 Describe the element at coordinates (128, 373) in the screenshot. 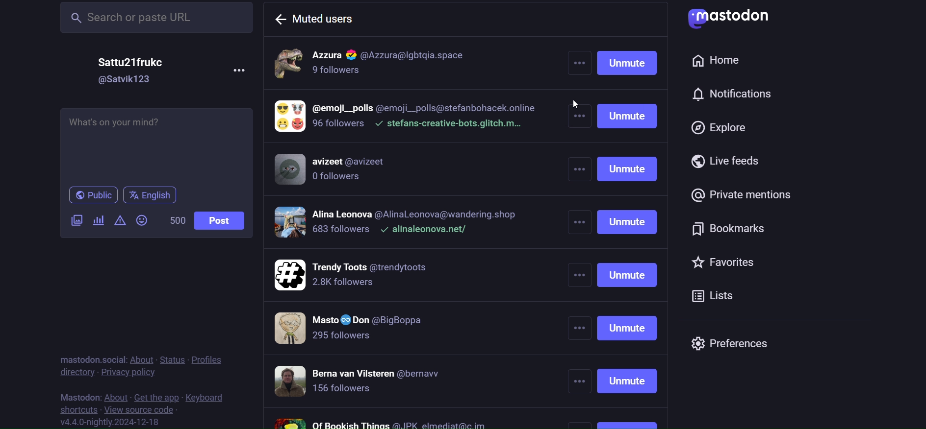

I see `privacy policy` at that location.